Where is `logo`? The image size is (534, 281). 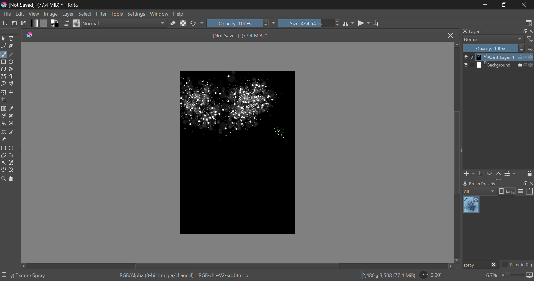
logo is located at coordinates (30, 35).